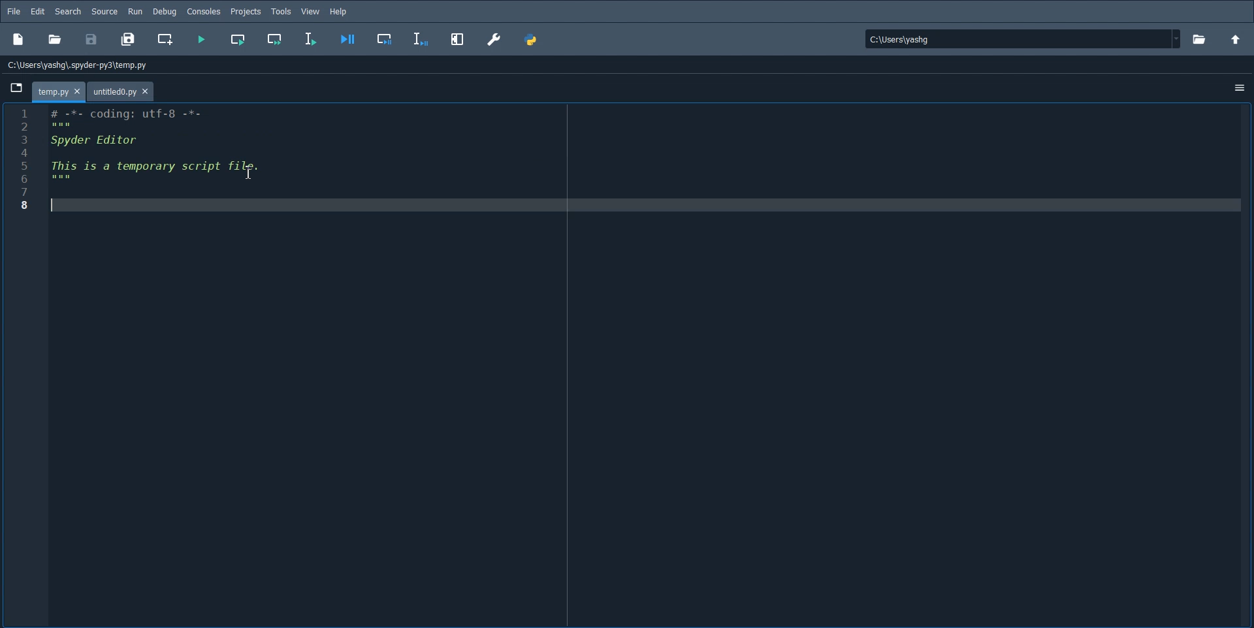 Image resolution: width=1254 pixels, height=628 pixels. Describe the element at coordinates (238, 40) in the screenshot. I see `Run current all file` at that location.